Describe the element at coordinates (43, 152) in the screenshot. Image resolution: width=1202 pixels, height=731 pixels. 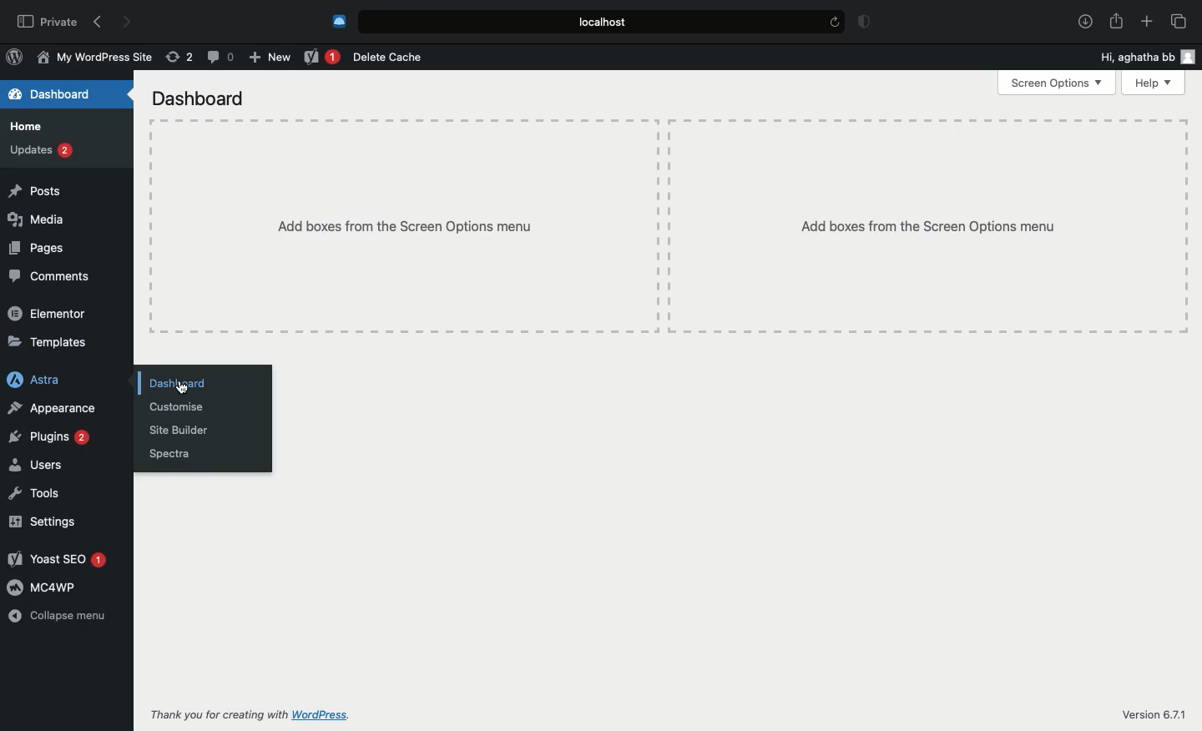
I see `Updates 2` at that location.